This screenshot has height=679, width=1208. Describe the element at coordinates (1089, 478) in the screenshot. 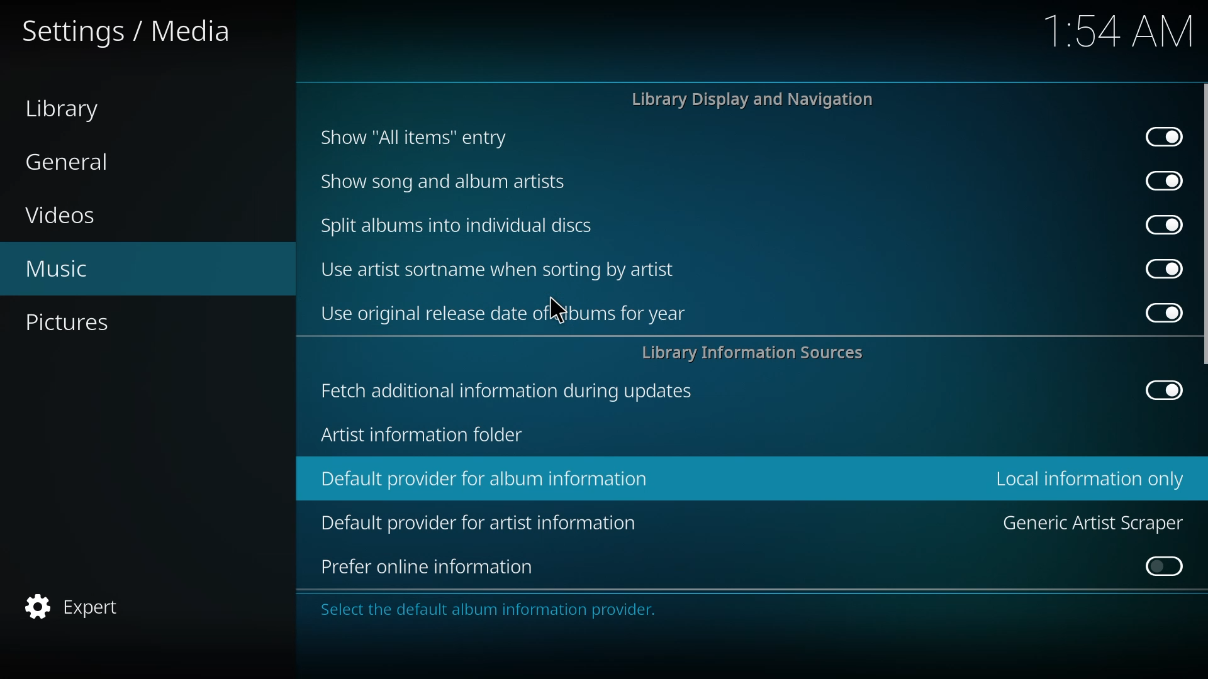

I see `local information only selected` at that location.